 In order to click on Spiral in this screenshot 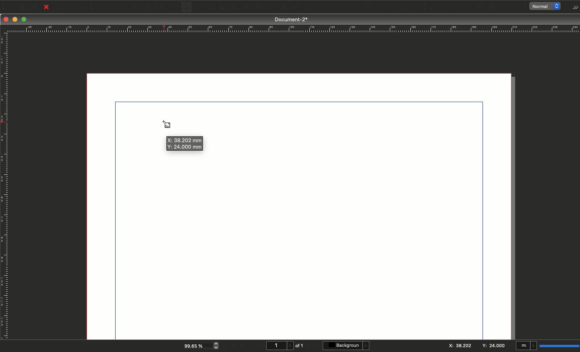, I will do `click(260, 8)`.